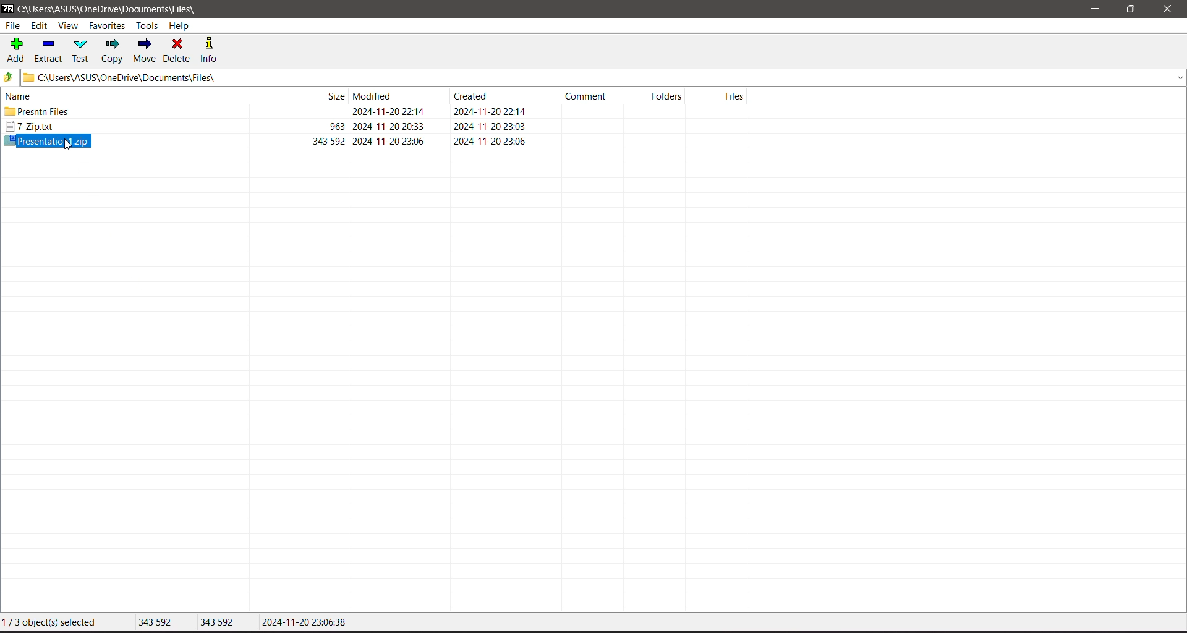 The height and width of the screenshot is (633, 1187). I want to click on Extract, so click(49, 49).